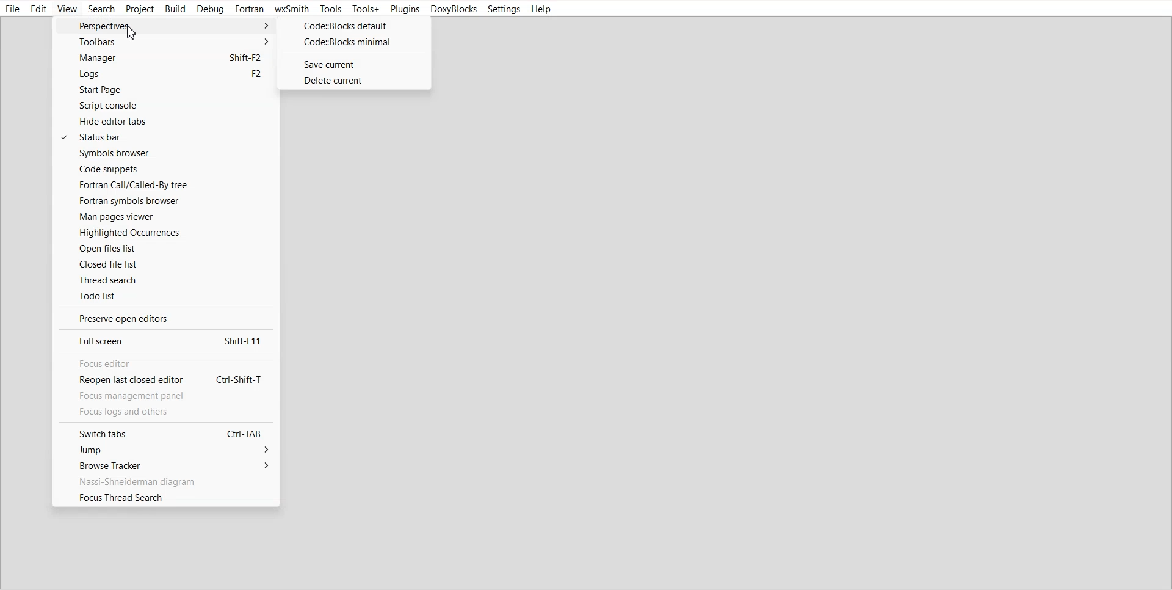 This screenshot has width=1172, height=590. What do you see at coordinates (132, 32) in the screenshot?
I see `Cursor` at bounding box center [132, 32].